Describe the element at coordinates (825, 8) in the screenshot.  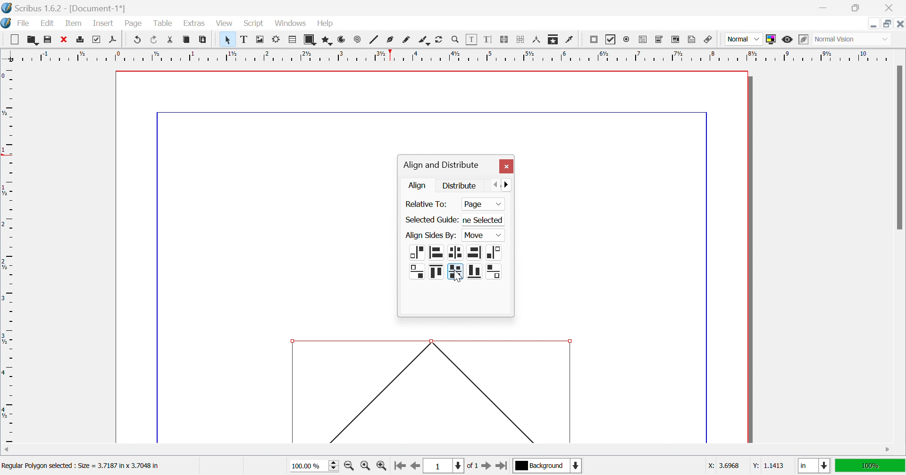
I see `Minimize` at that location.